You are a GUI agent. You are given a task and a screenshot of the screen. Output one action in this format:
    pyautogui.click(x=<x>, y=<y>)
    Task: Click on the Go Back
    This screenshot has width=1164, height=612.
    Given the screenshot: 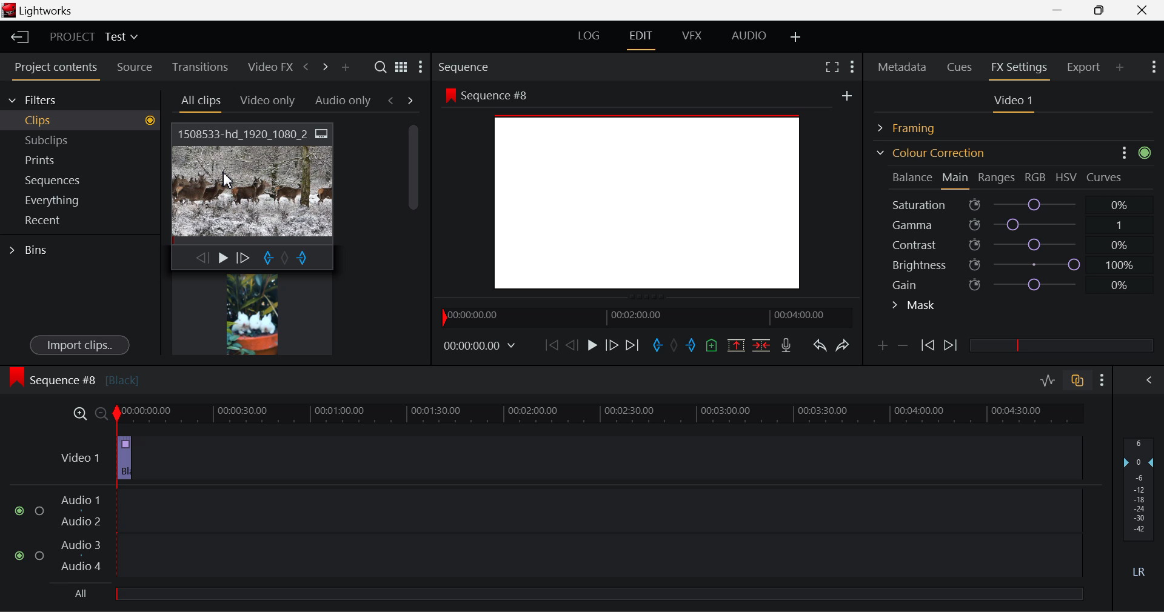 What is the action you would take?
    pyautogui.click(x=574, y=344)
    